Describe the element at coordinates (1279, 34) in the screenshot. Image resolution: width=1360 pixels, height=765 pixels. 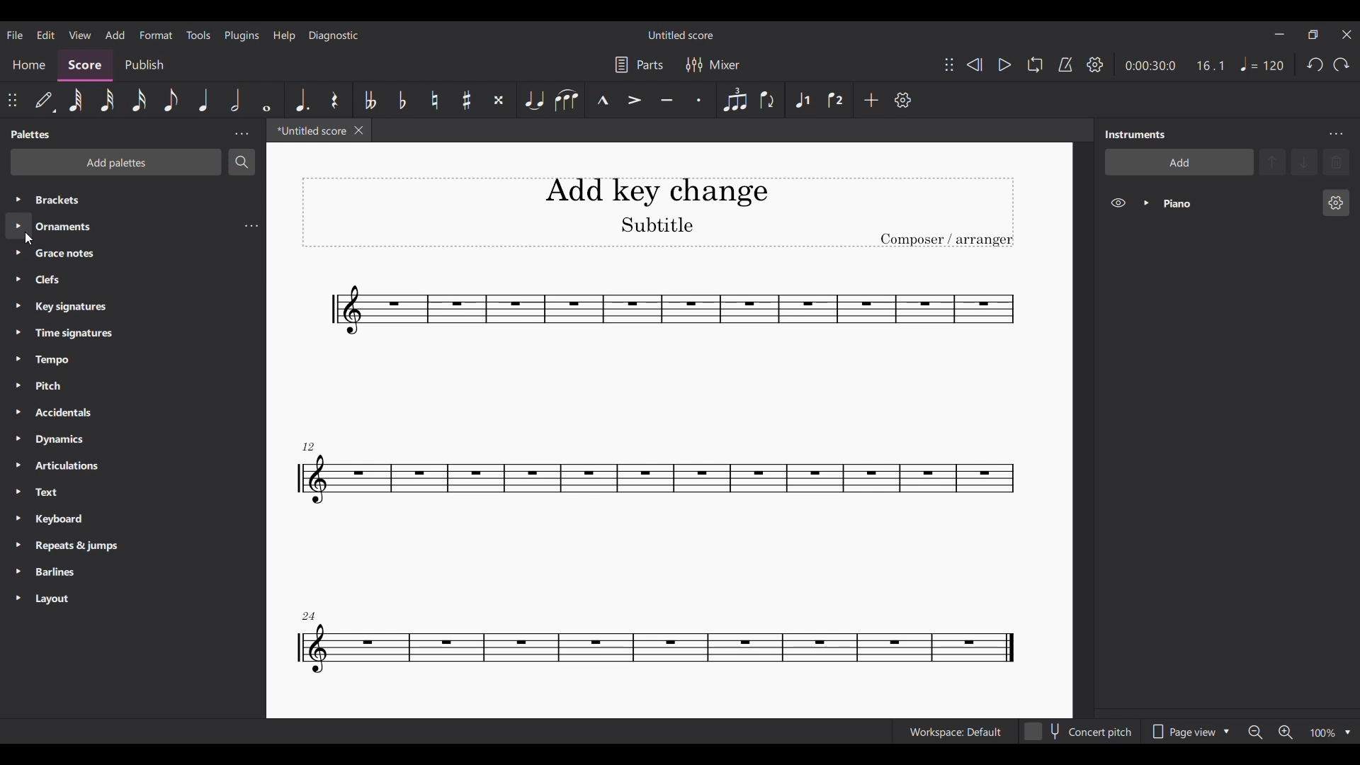
I see `Minimize` at that location.